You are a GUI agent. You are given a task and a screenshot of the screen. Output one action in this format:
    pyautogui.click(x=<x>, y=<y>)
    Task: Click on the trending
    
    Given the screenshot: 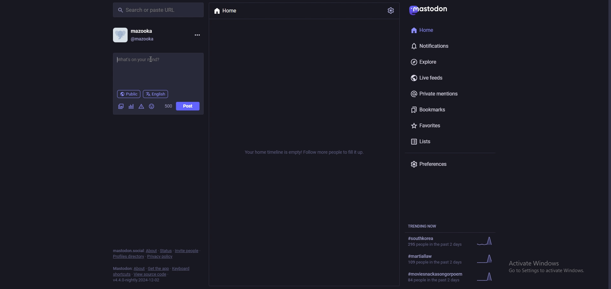 What is the action you would take?
    pyautogui.click(x=451, y=241)
    